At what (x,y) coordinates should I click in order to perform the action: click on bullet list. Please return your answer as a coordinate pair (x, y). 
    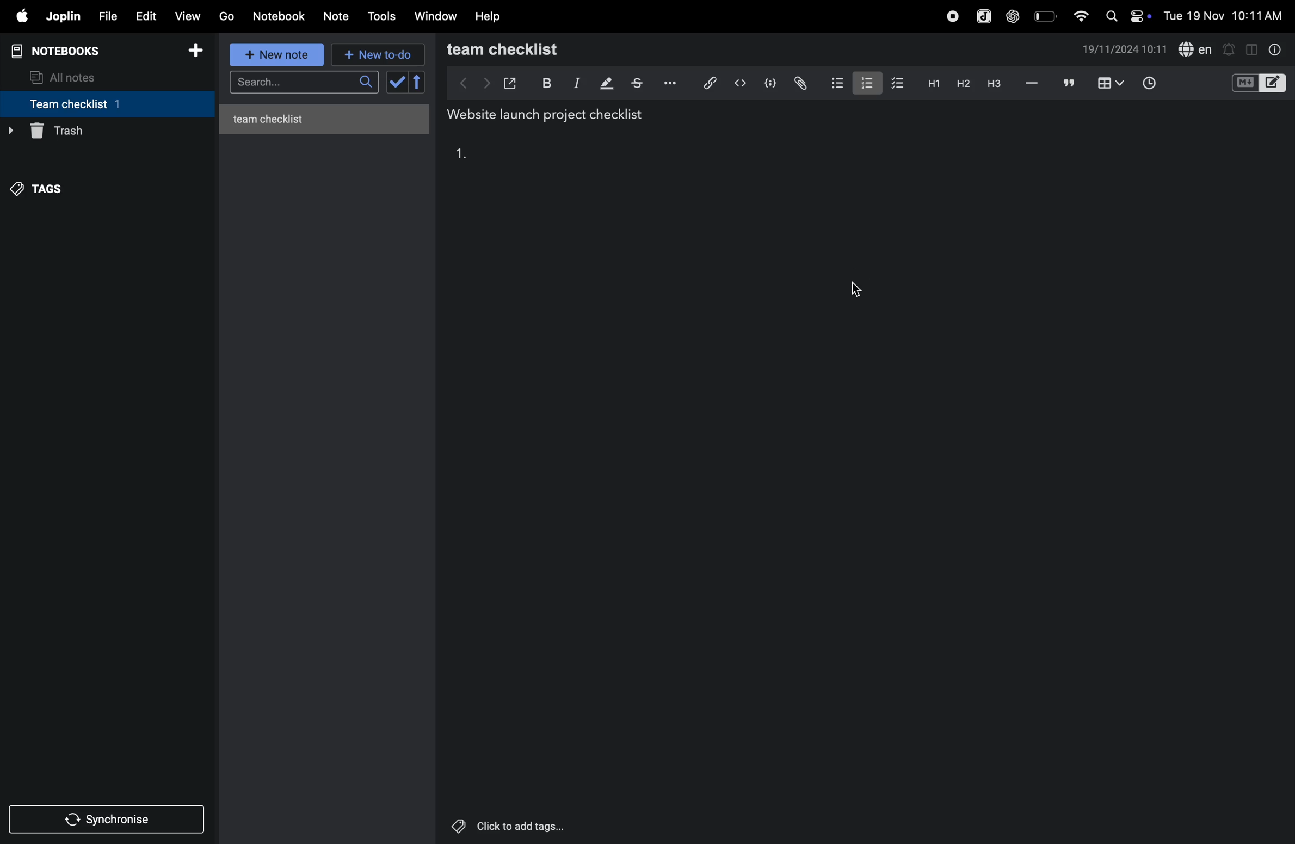
    Looking at the image, I should click on (835, 83).